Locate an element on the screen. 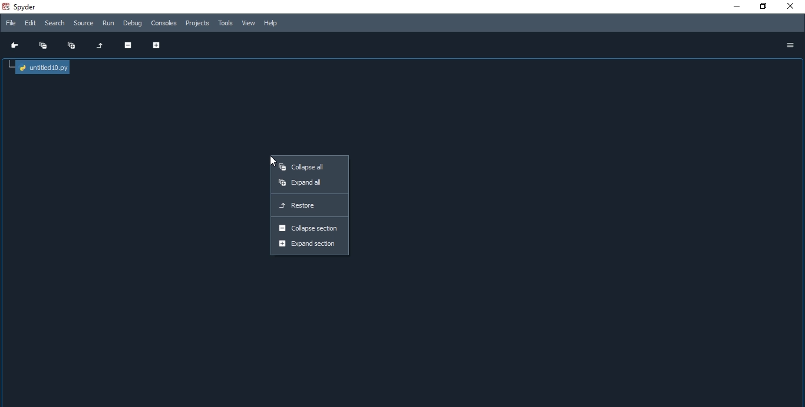 This screenshot has width=805, height=407. Tools is located at coordinates (225, 23).